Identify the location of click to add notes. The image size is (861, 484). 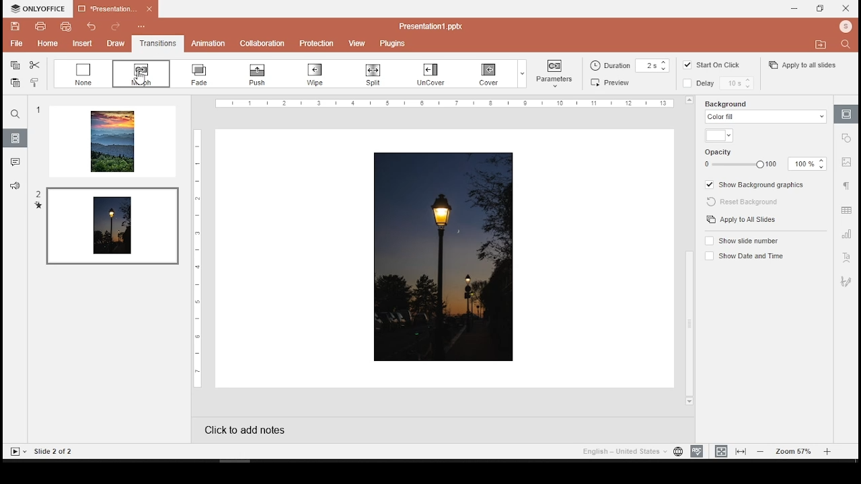
(258, 430).